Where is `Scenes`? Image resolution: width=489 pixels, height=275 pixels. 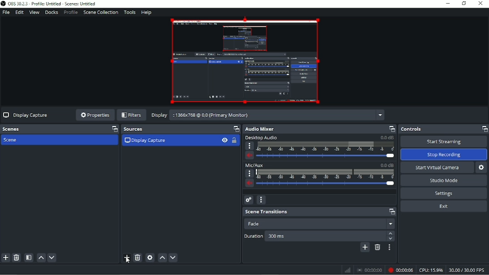 Scenes is located at coordinates (60, 129).